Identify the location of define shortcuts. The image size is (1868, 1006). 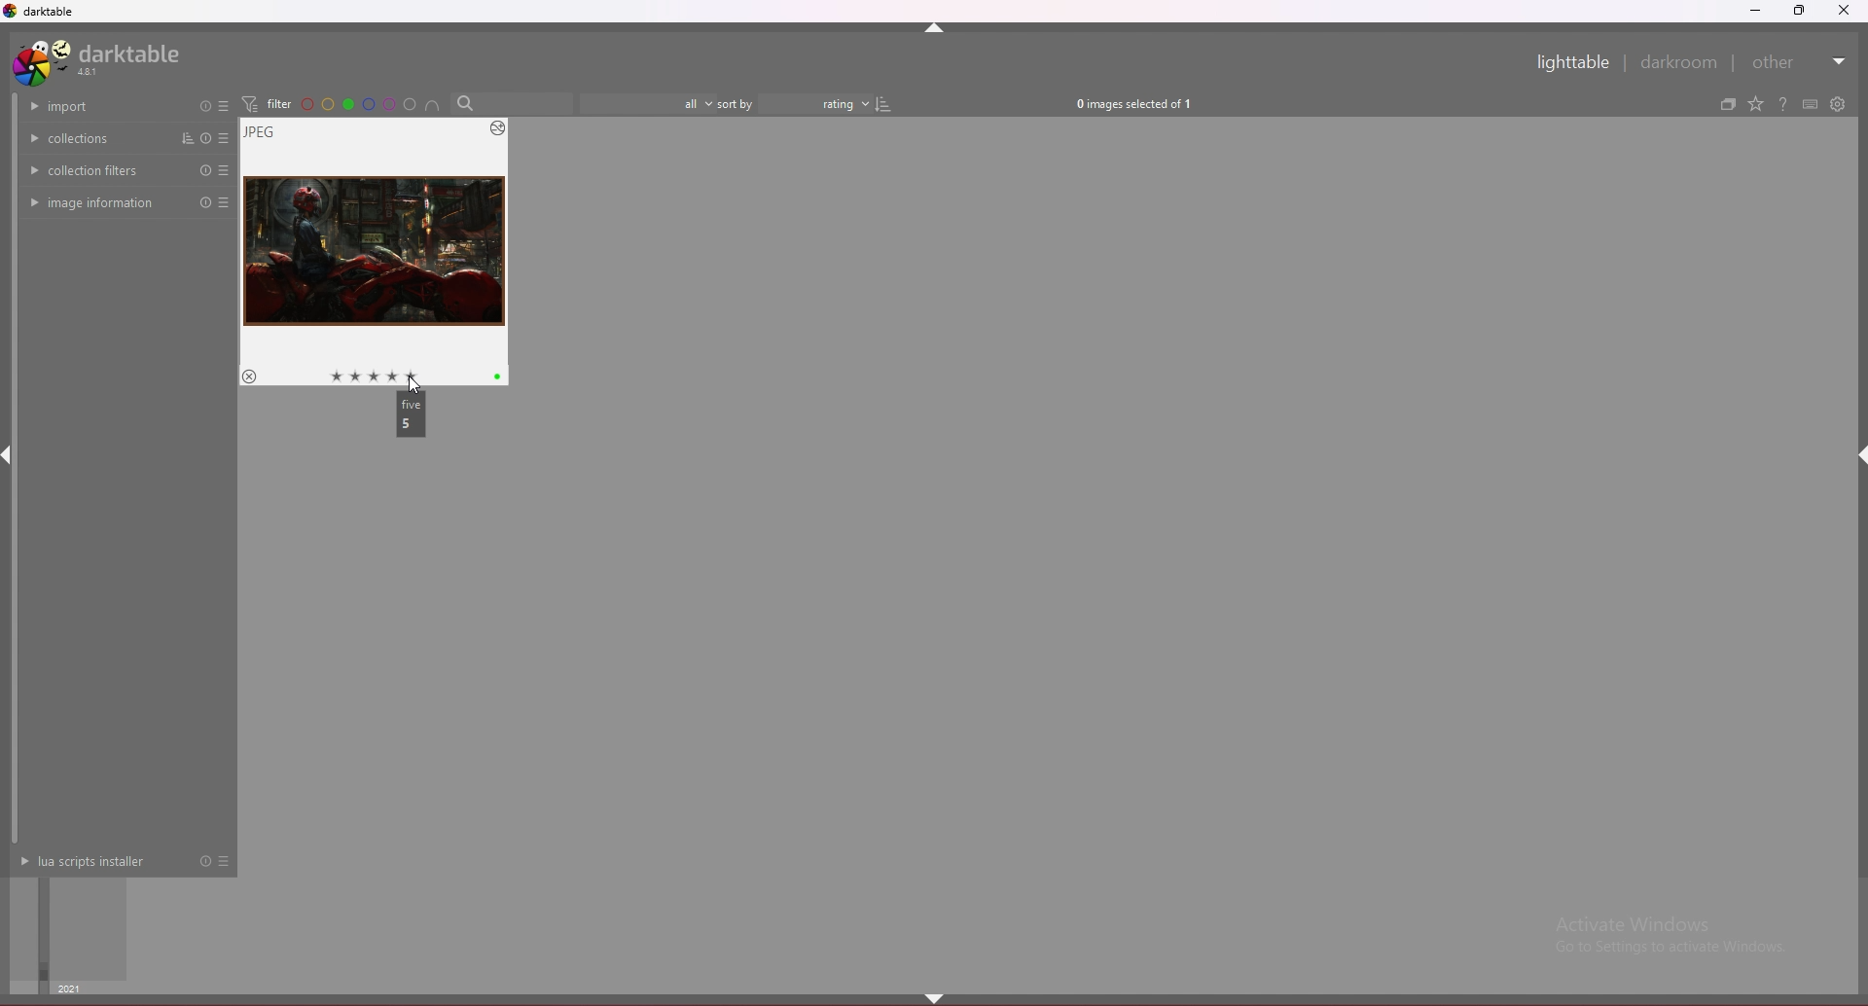
(1812, 104).